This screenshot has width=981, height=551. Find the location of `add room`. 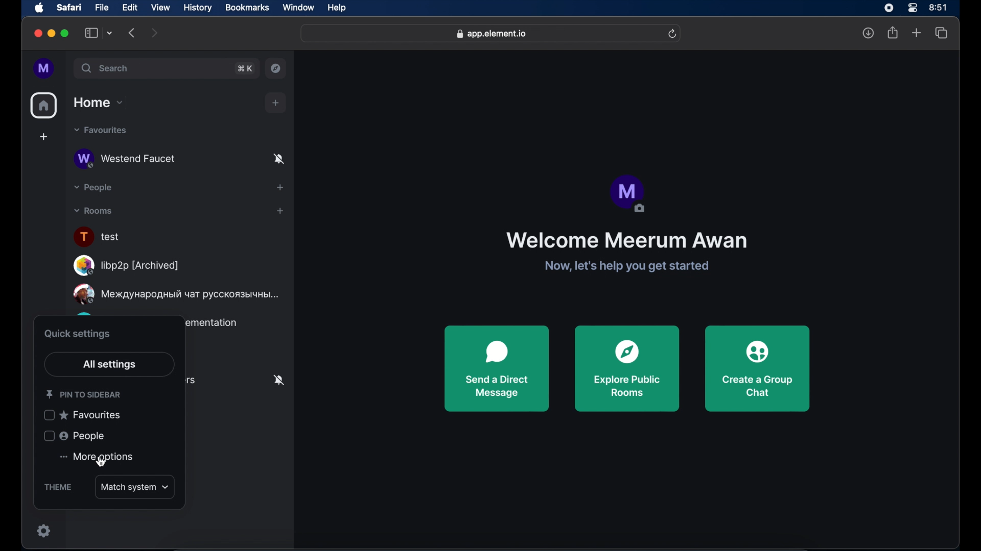

add room is located at coordinates (281, 211).